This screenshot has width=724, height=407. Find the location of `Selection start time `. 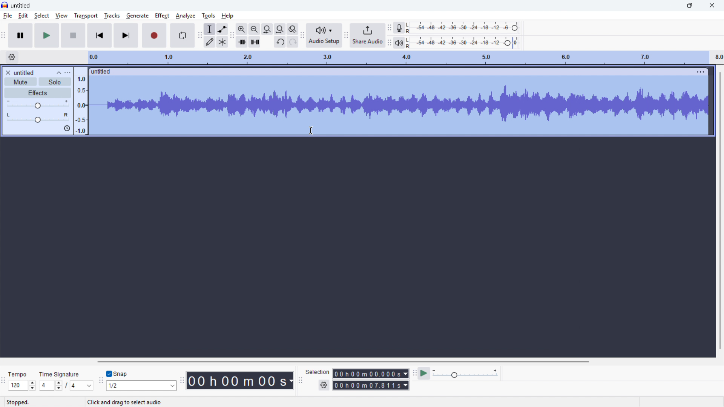

Selection start time  is located at coordinates (370, 374).